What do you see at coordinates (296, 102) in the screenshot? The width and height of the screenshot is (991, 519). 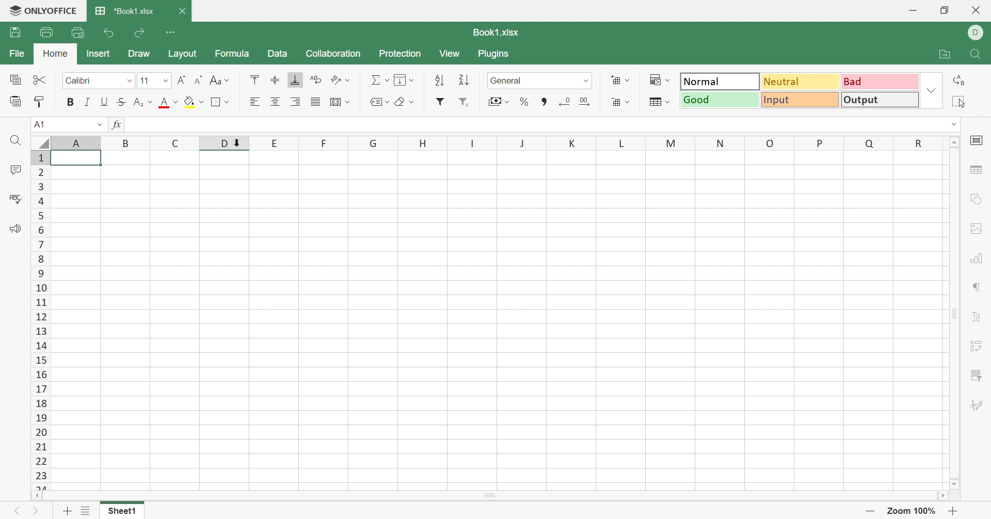 I see `Align Right` at bounding box center [296, 102].